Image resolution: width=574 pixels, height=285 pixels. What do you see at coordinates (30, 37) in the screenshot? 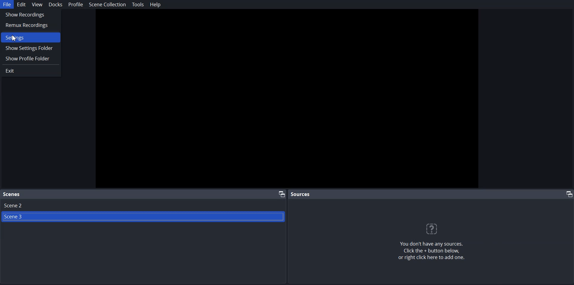
I see `Settings` at bounding box center [30, 37].